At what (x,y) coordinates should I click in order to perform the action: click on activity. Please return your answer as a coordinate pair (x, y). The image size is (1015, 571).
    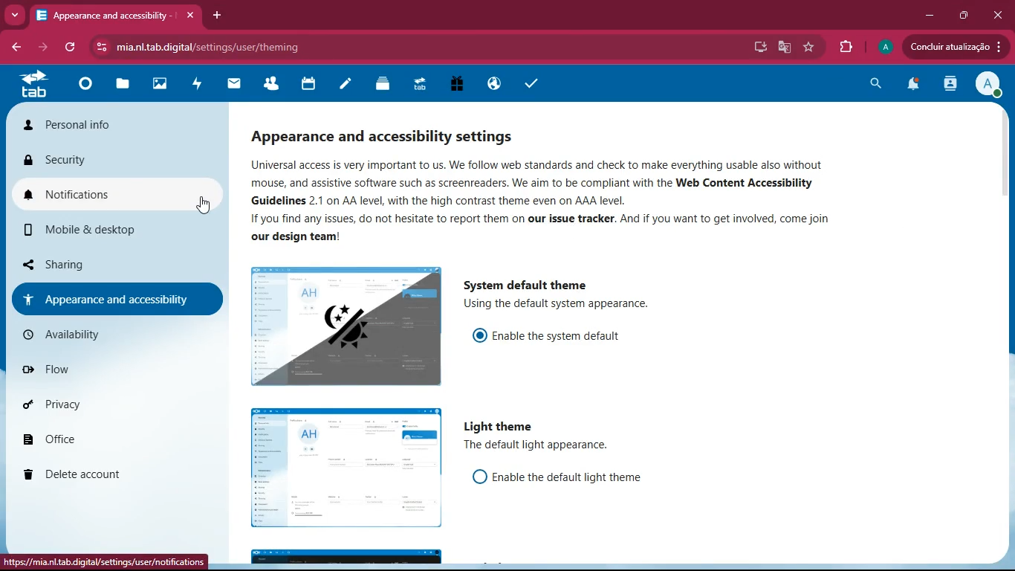
    Looking at the image, I should click on (952, 85).